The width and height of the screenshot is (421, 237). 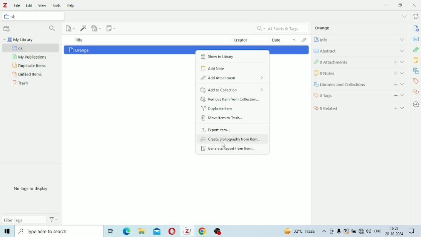 What do you see at coordinates (359, 51) in the screenshot?
I see `Abstract` at bounding box center [359, 51].